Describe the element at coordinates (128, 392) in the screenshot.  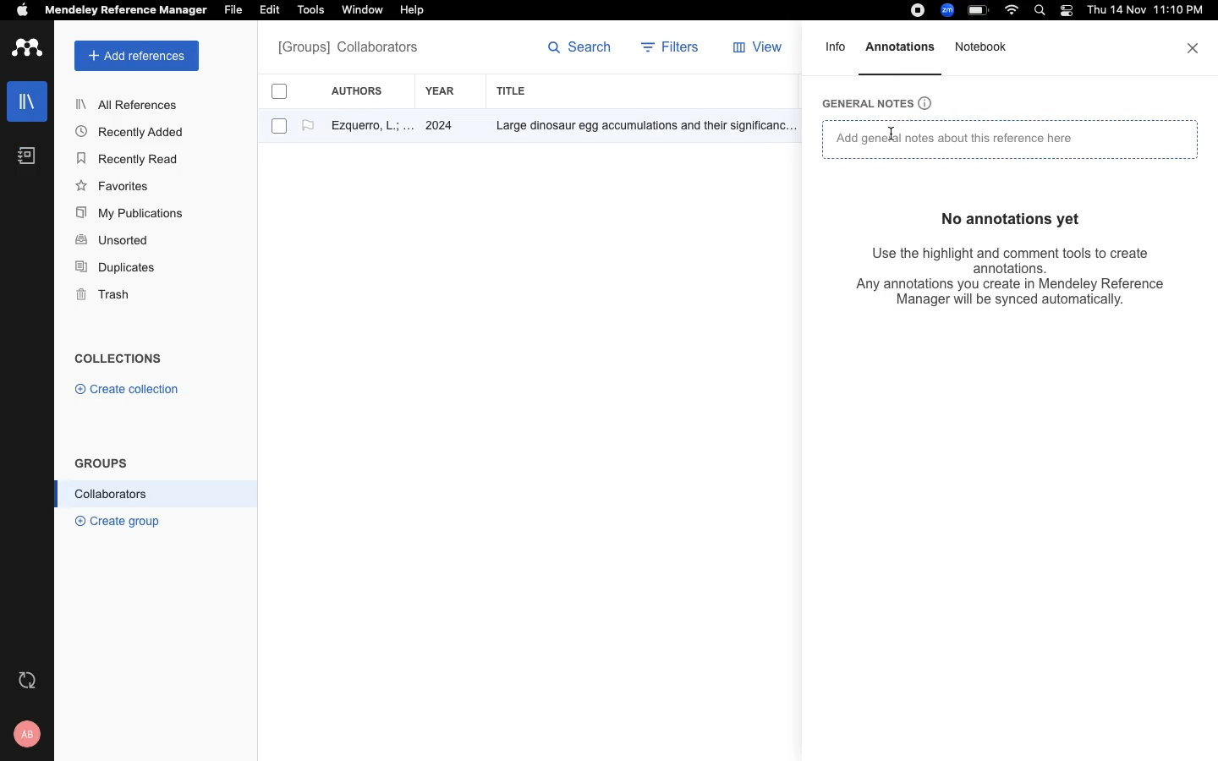
I see `© Create collection` at that location.